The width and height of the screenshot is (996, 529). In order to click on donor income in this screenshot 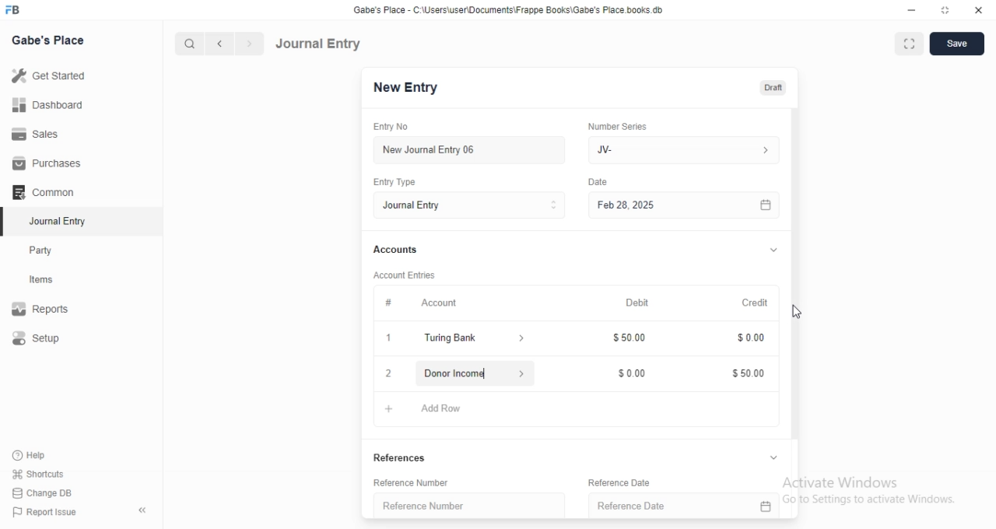, I will do `click(468, 372)`.